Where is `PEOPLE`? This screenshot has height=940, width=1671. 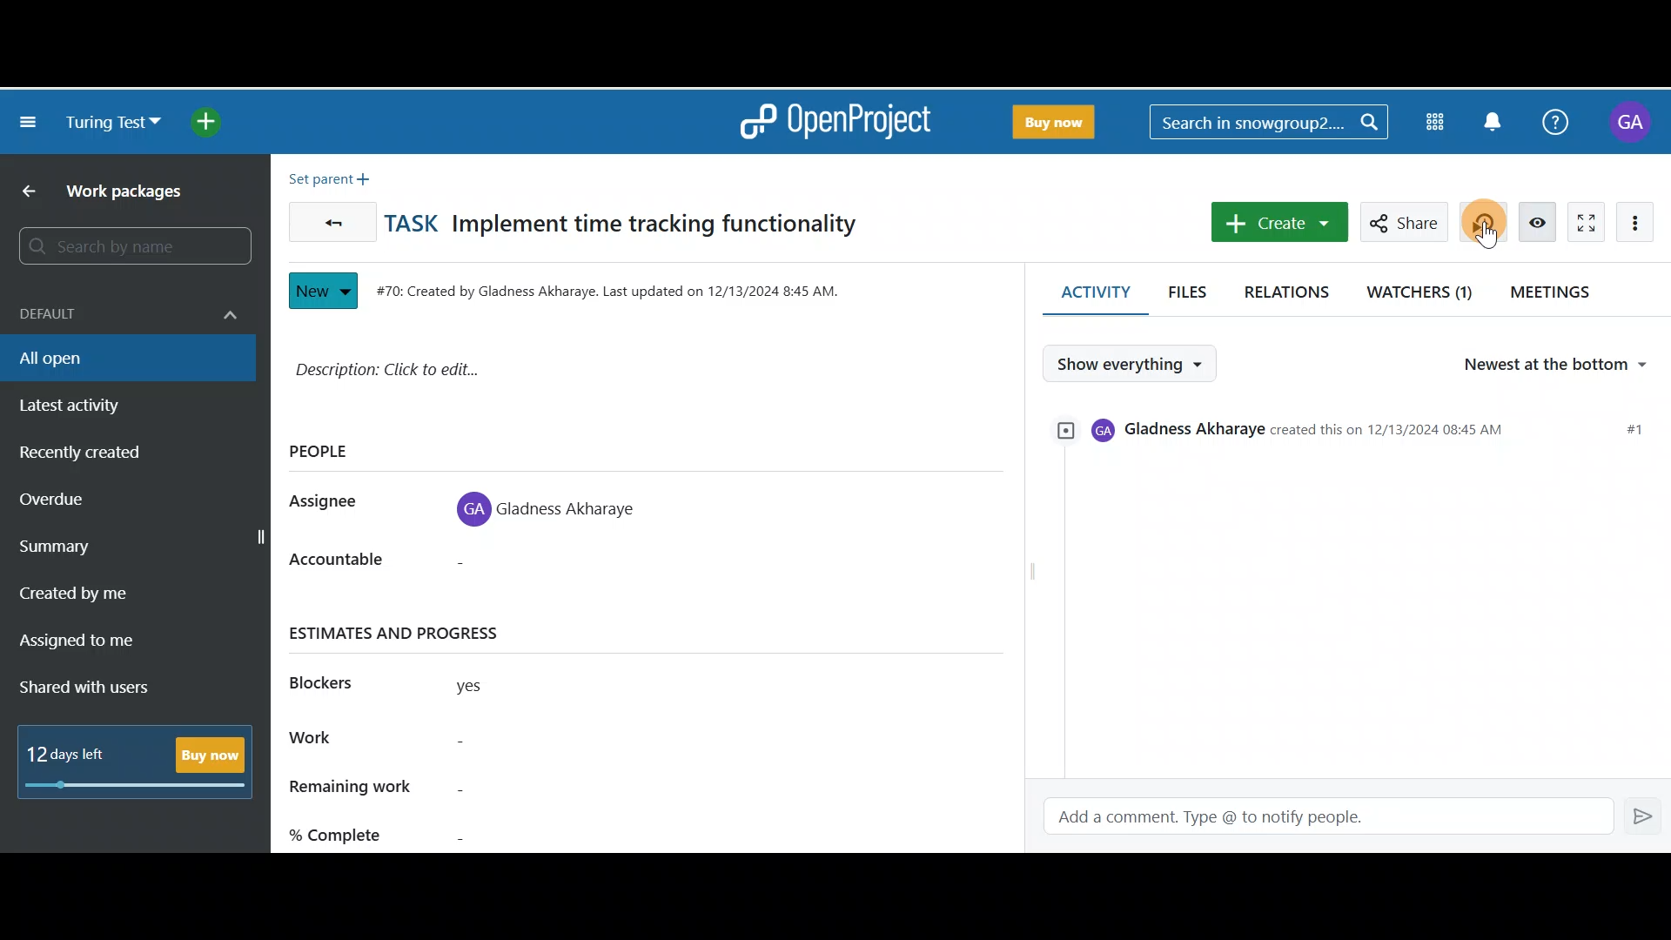 PEOPLE is located at coordinates (331, 452).